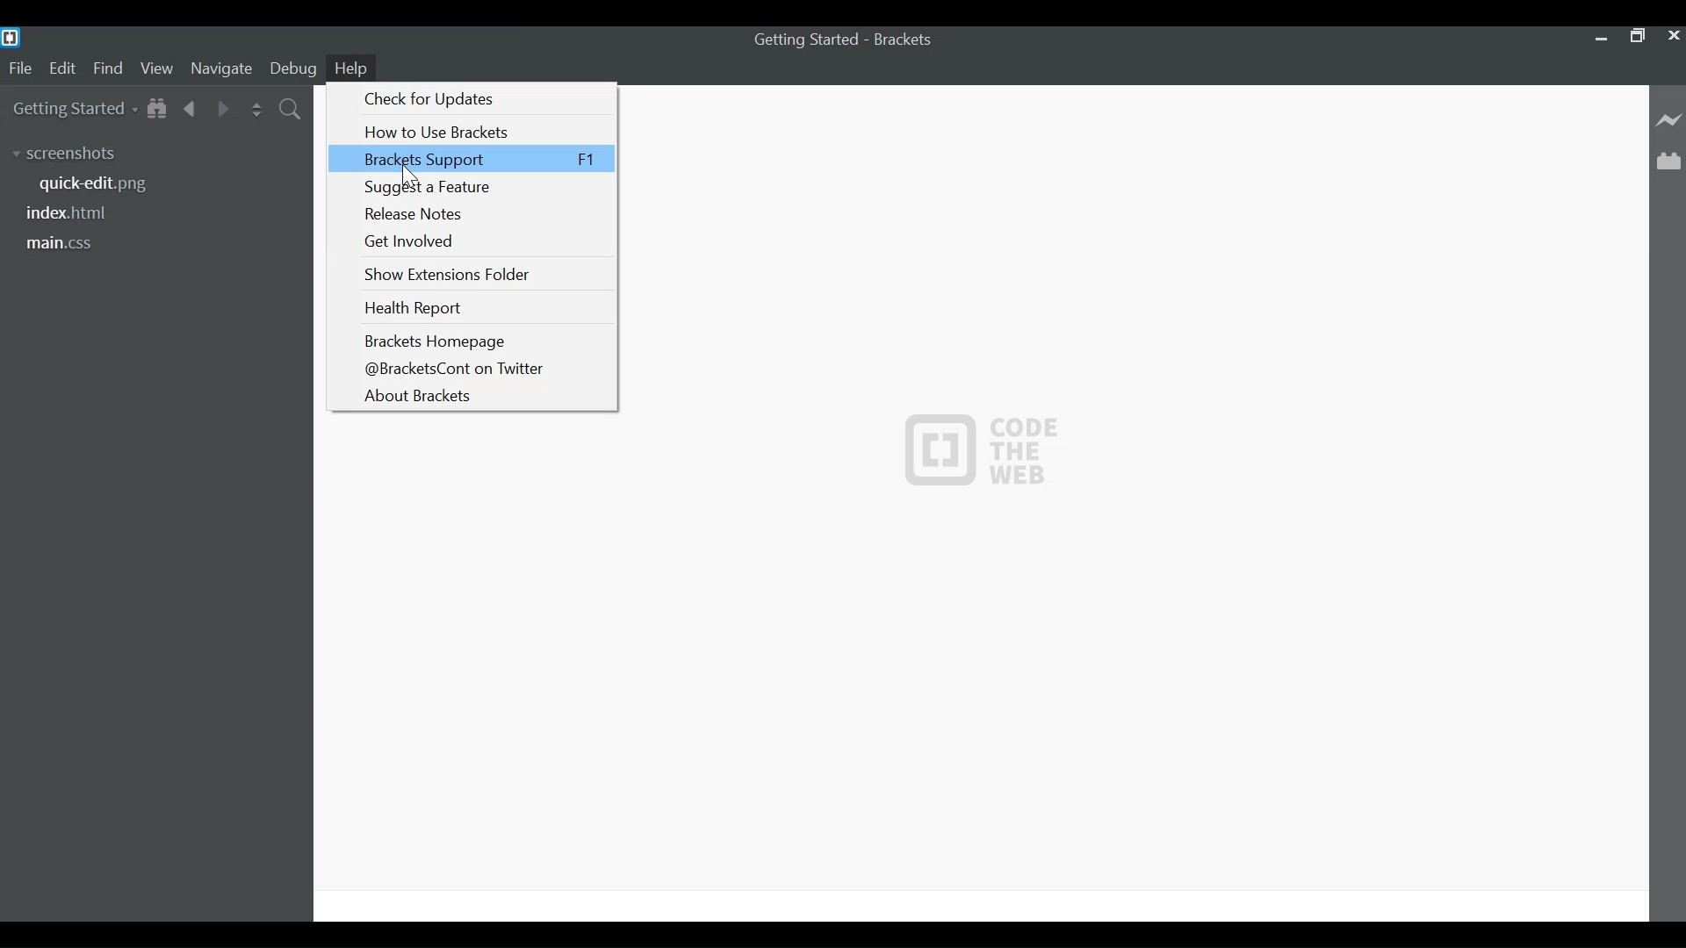 The height and width of the screenshot is (948, 1686). What do you see at coordinates (483, 133) in the screenshot?
I see `How to Use Brackets` at bounding box center [483, 133].